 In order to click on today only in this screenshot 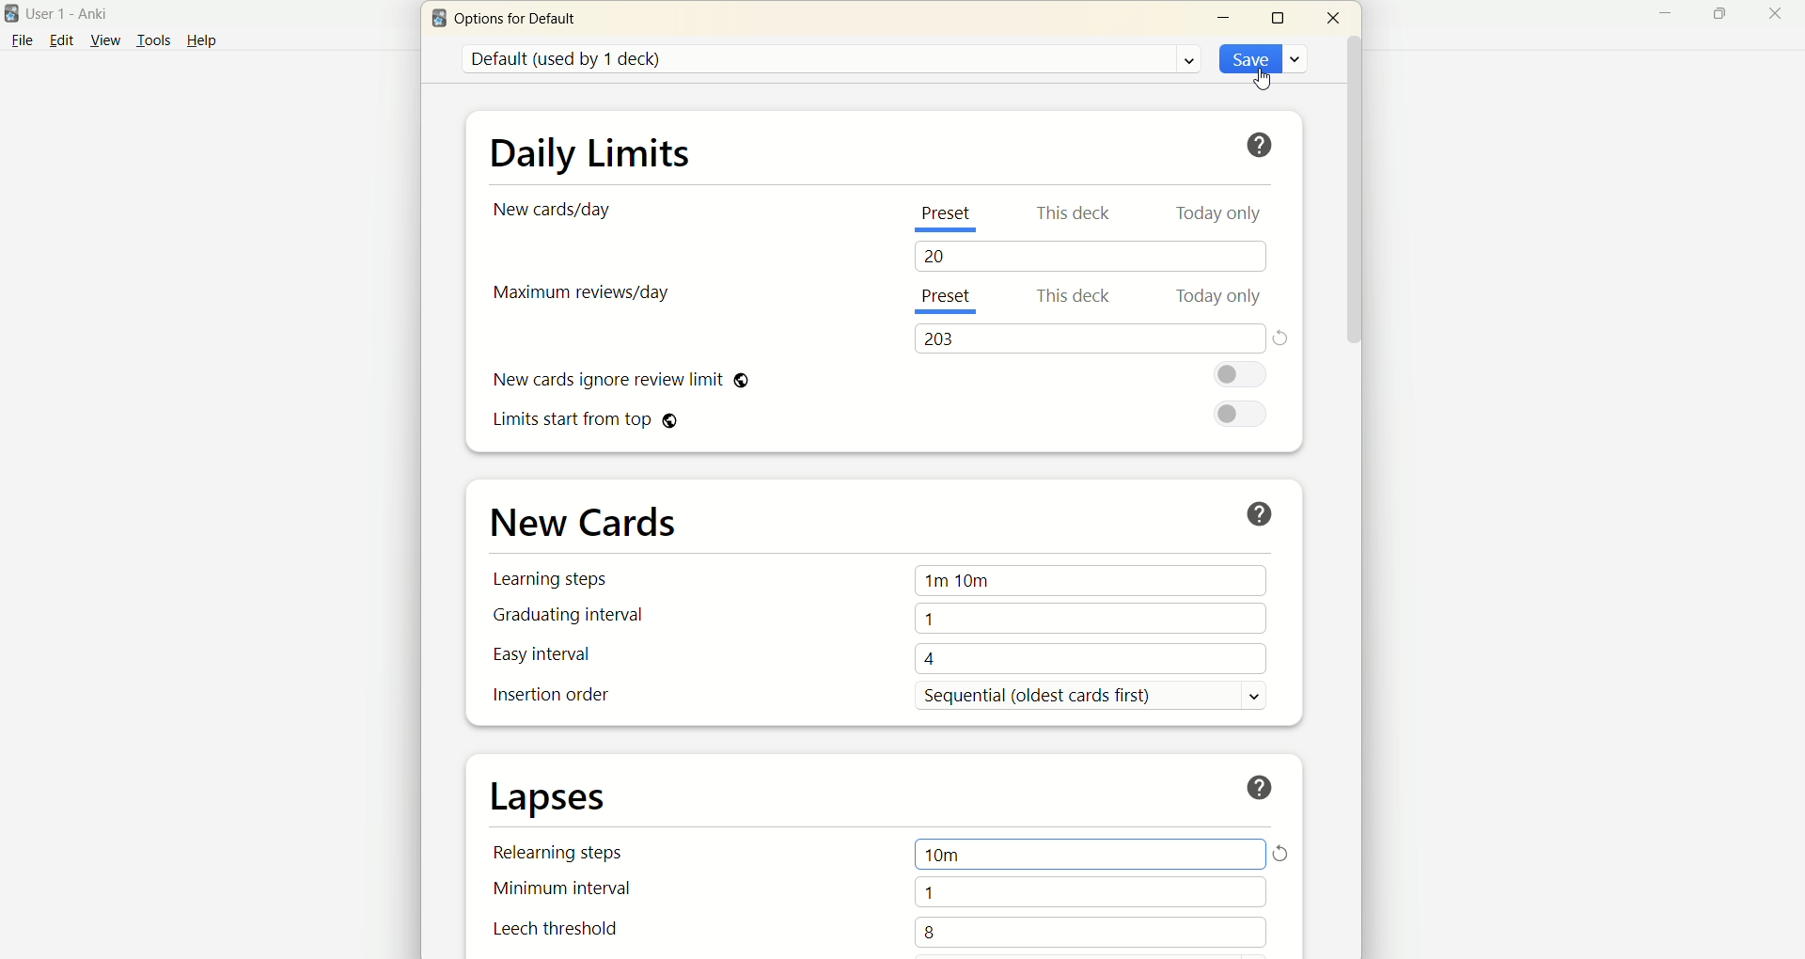, I will do `click(1221, 297)`.